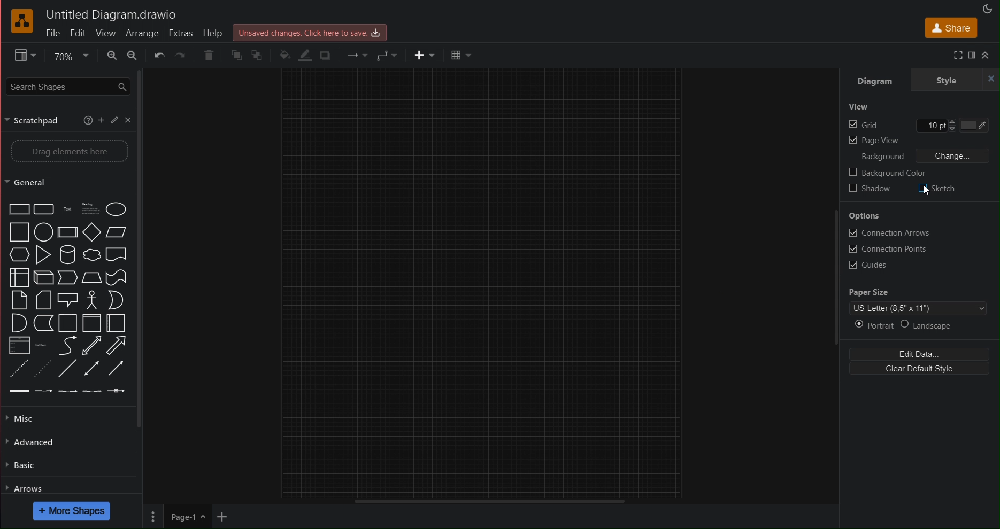  What do you see at coordinates (111, 14) in the screenshot?
I see `Untitled Diagram.drawio` at bounding box center [111, 14].